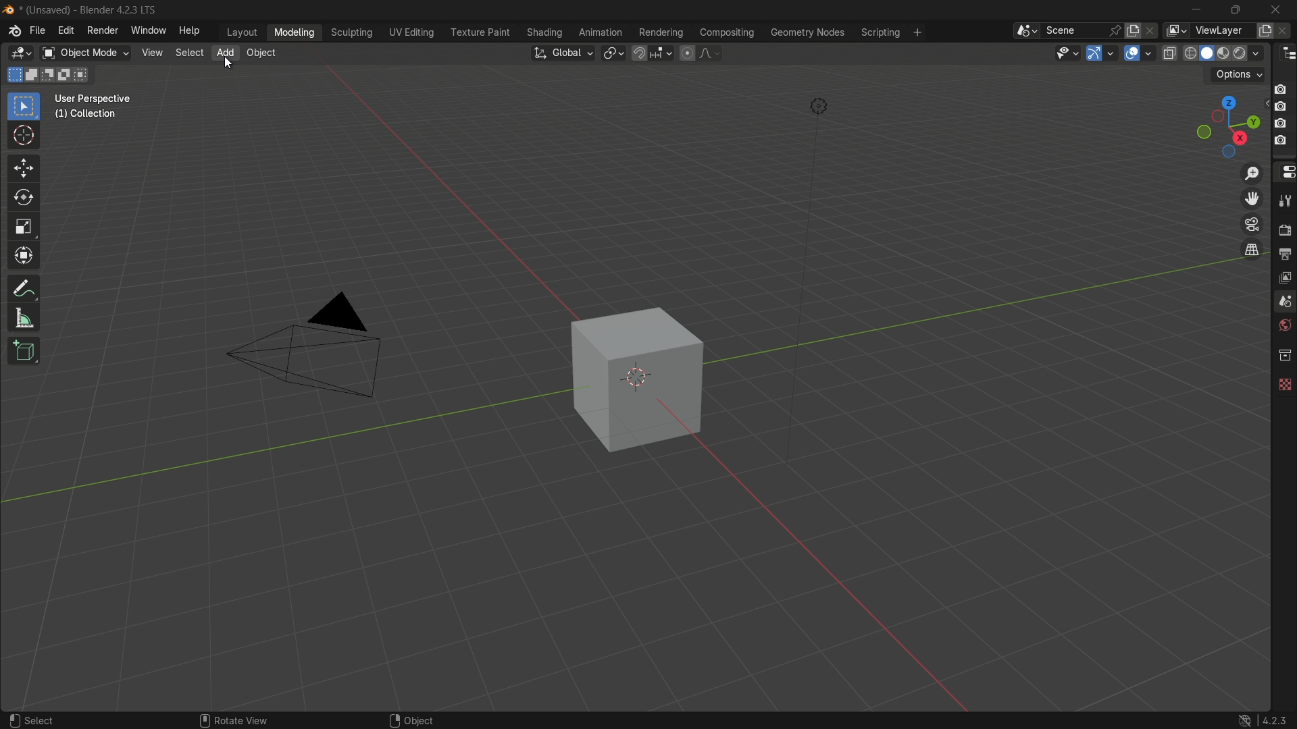  I want to click on show gizmo, so click(1095, 53).